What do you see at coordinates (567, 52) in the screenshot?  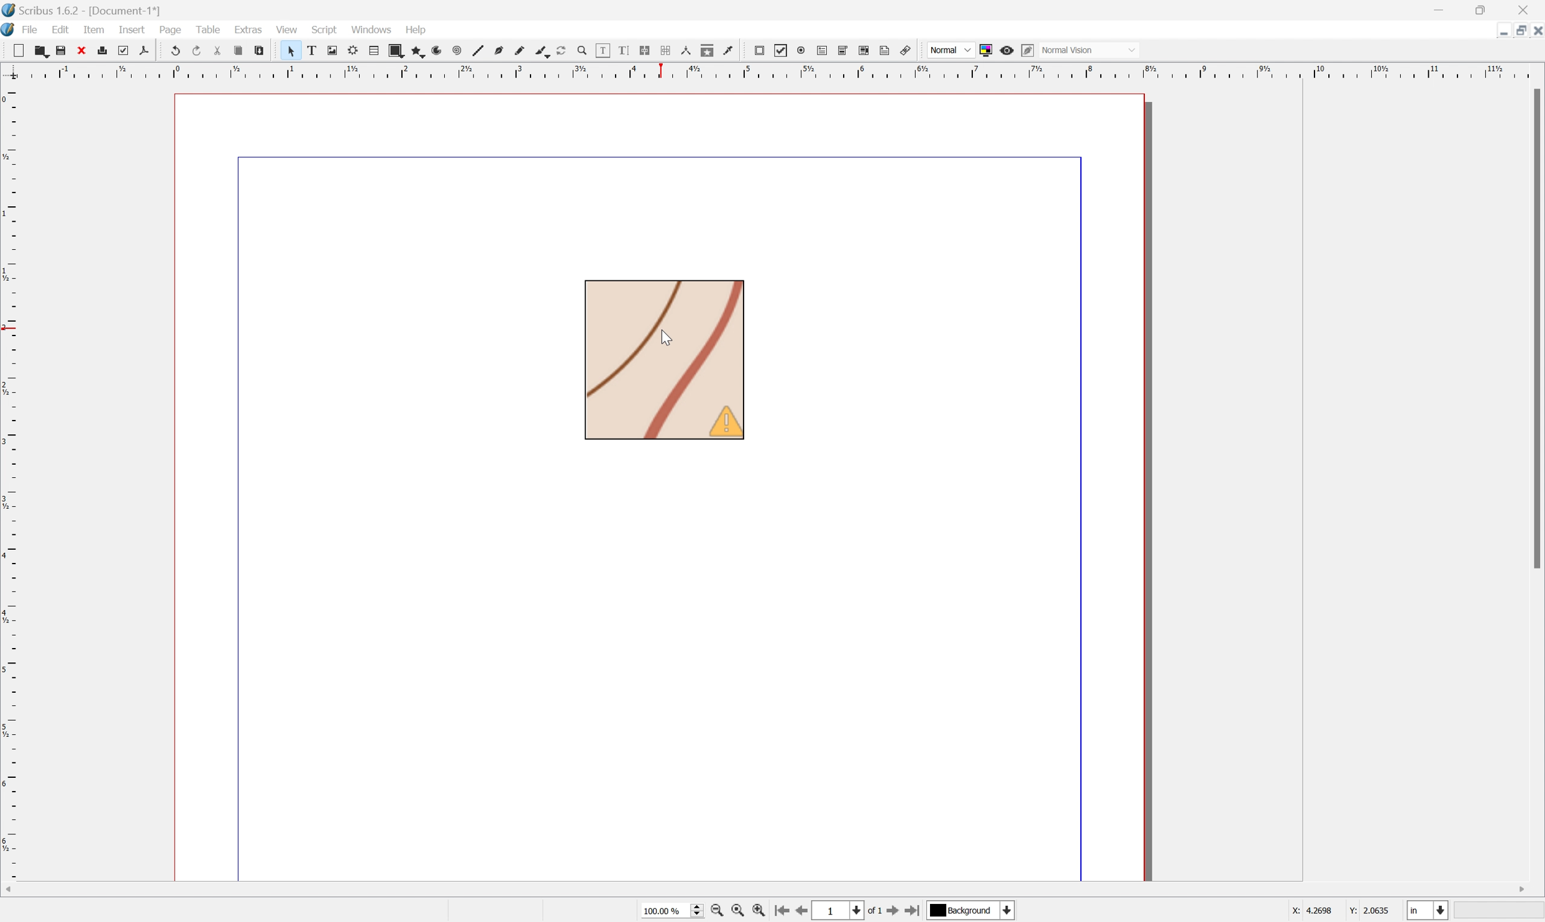 I see `Rotate item` at bounding box center [567, 52].